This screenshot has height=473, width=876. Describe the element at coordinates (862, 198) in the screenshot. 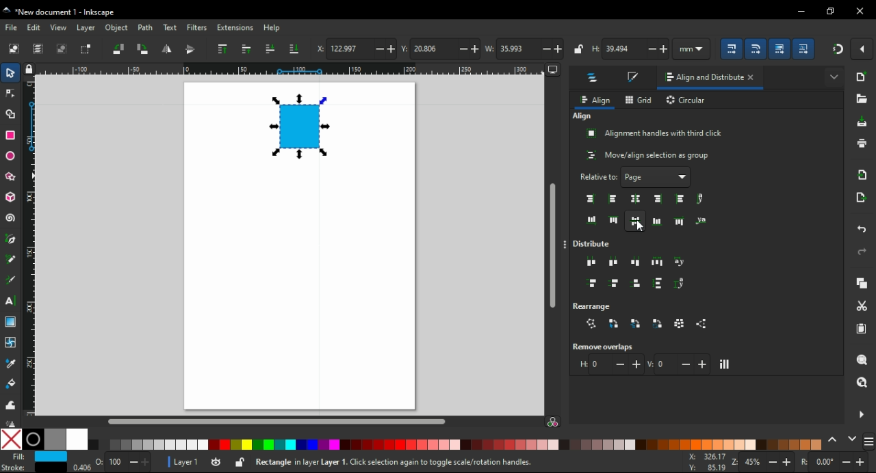

I see `open export` at that location.